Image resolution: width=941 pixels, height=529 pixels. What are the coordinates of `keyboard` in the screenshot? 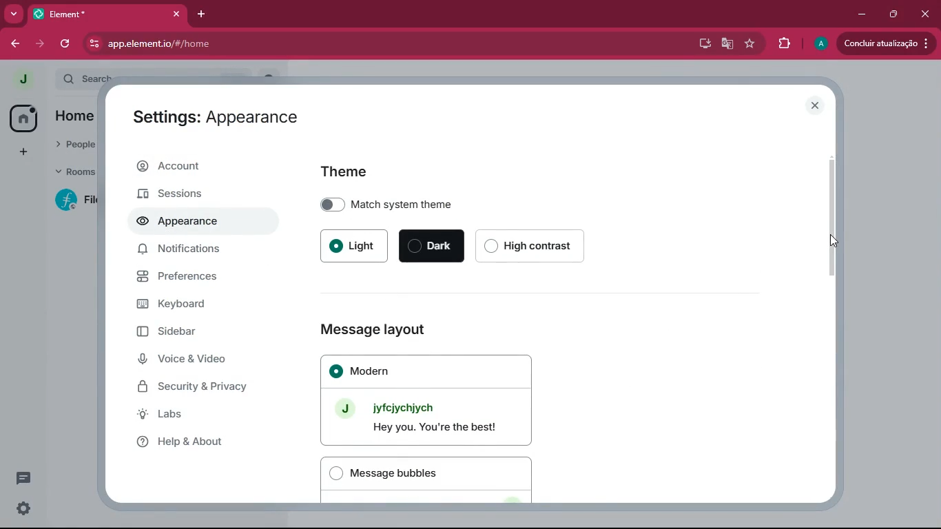 It's located at (195, 305).